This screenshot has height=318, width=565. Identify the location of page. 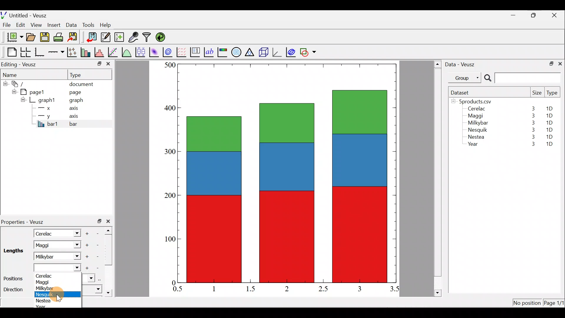
(75, 92).